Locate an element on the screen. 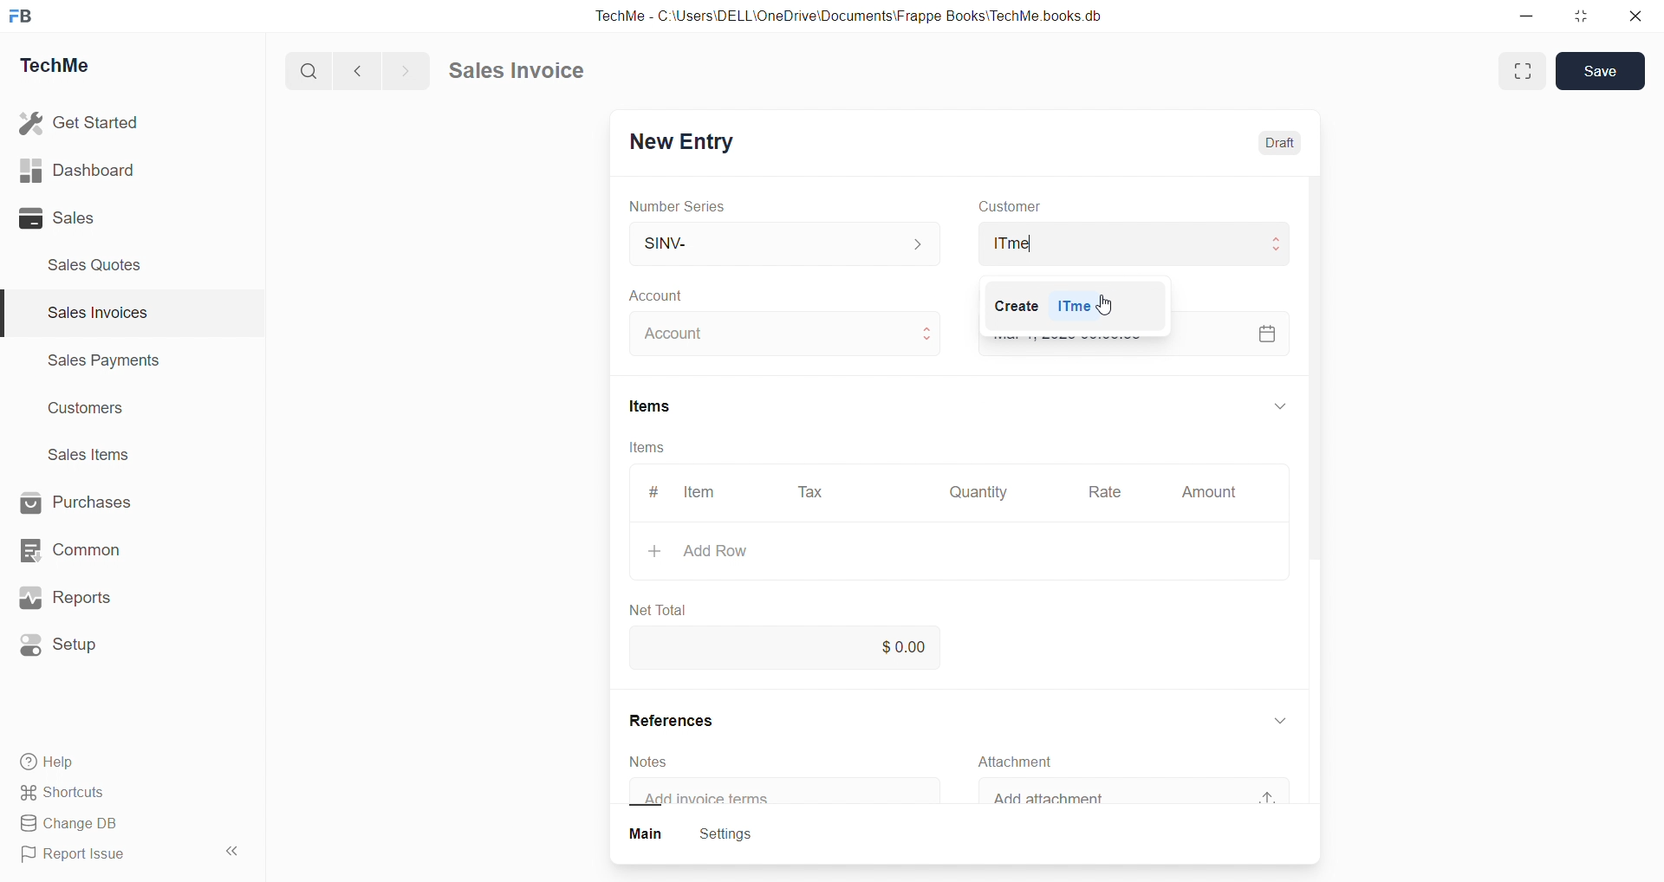 The height and width of the screenshot is (882, 1664). Close is located at coordinates (1640, 20).